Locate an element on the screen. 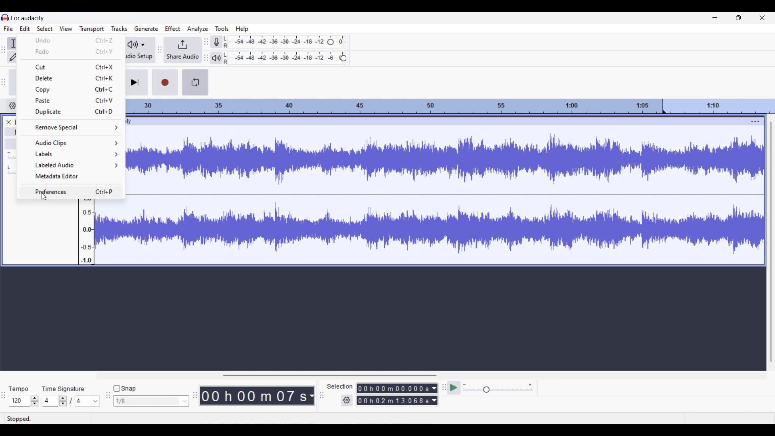  selection is located at coordinates (339, 386).